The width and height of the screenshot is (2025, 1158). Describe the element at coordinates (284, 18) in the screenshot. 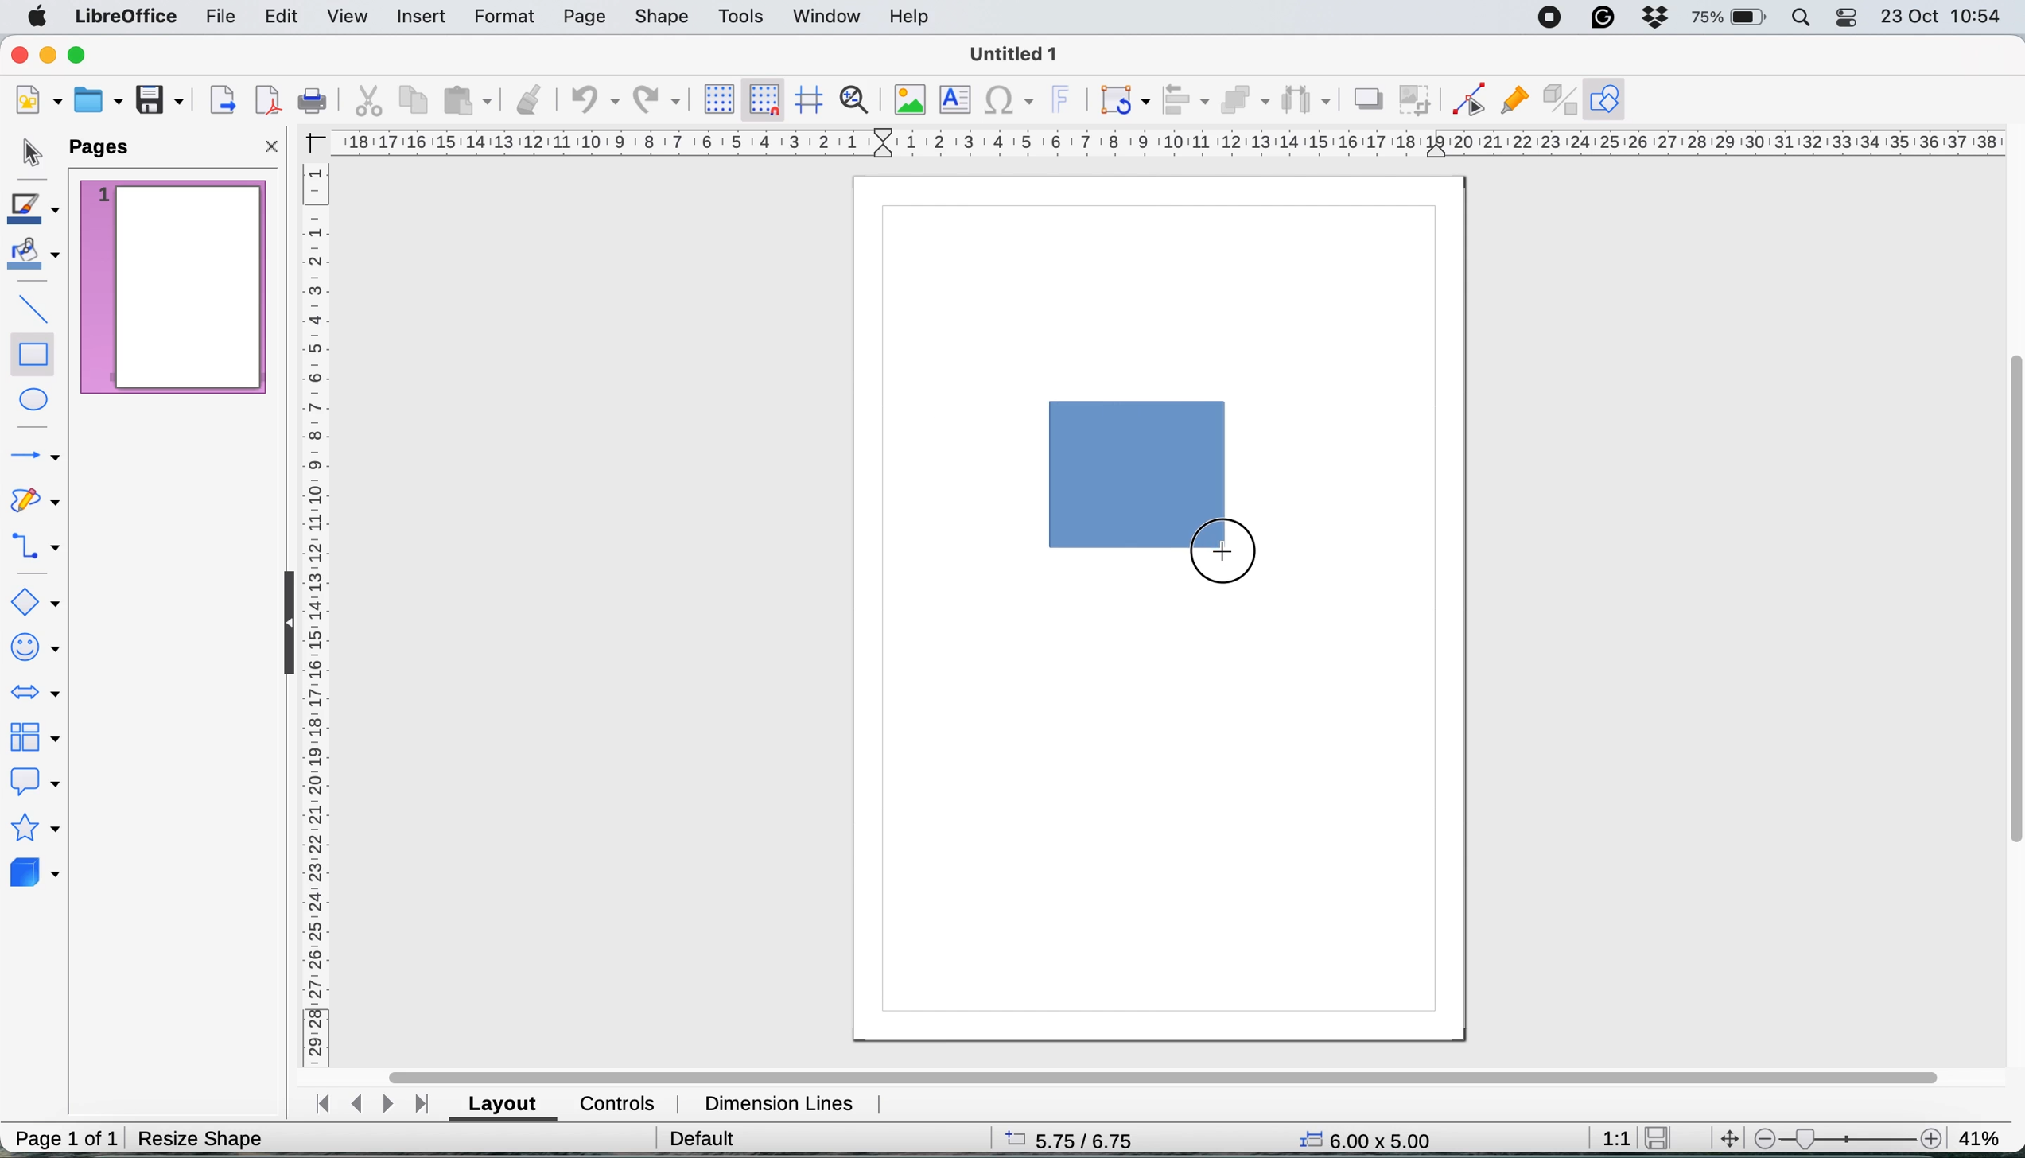

I see `edit` at that location.